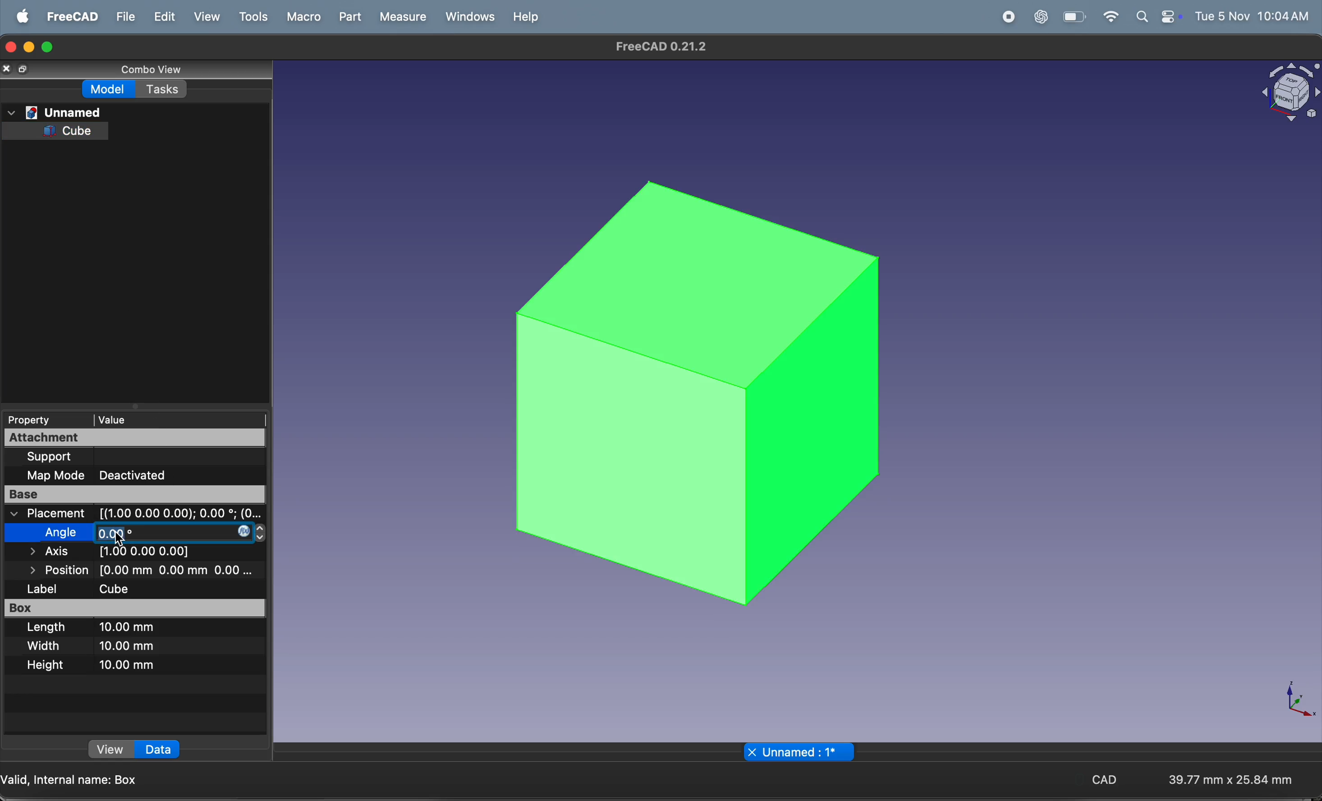 The width and height of the screenshot is (1322, 801). I want to click on coordinates, so click(177, 514).